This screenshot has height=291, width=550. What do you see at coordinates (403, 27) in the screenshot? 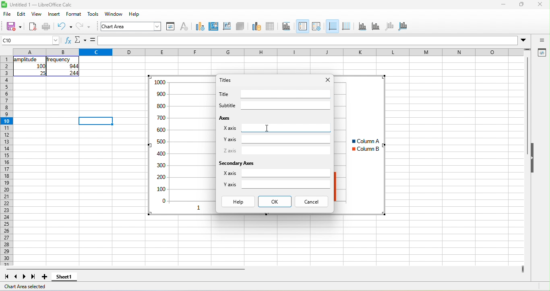
I see `all aaxes` at bounding box center [403, 27].